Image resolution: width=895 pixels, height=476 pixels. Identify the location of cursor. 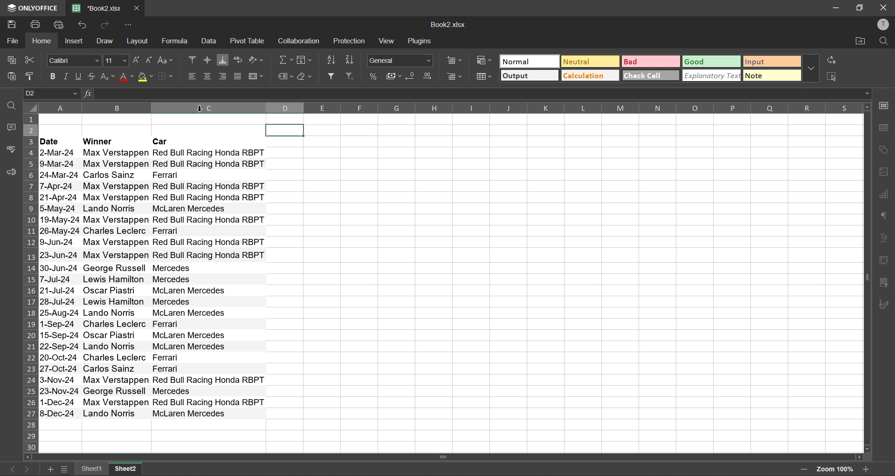
(202, 110).